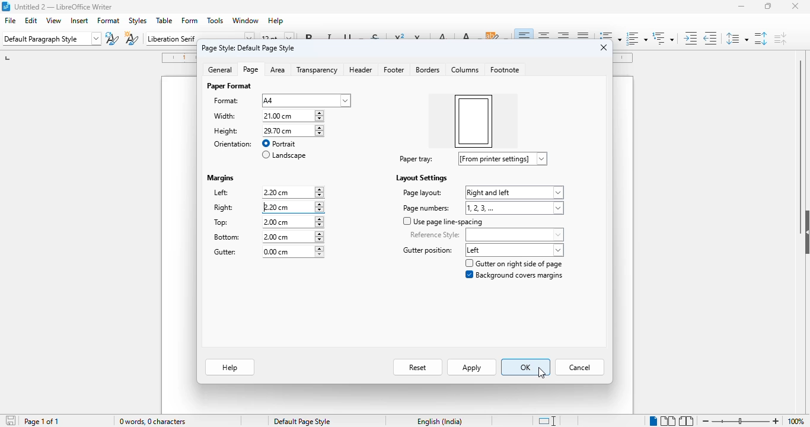 This screenshot has height=427, width=810. What do you see at coordinates (286, 251) in the screenshot?
I see `gutter margin input box` at bounding box center [286, 251].